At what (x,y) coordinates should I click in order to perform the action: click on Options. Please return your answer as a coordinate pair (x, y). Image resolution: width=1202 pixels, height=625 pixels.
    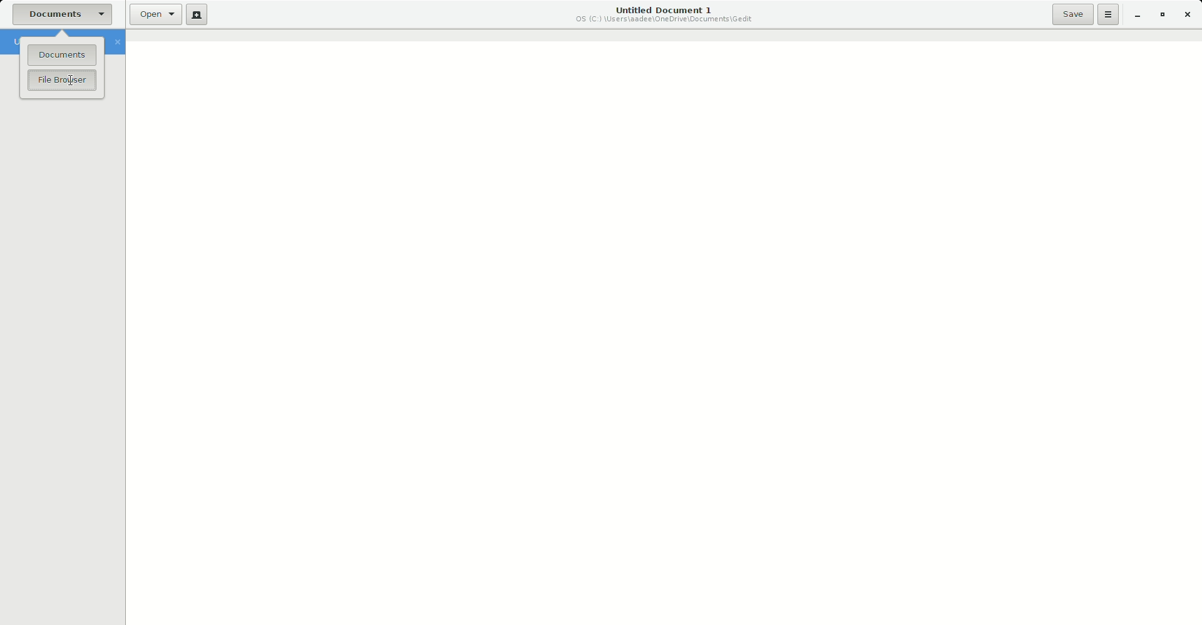
    Looking at the image, I should click on (1107, 15).